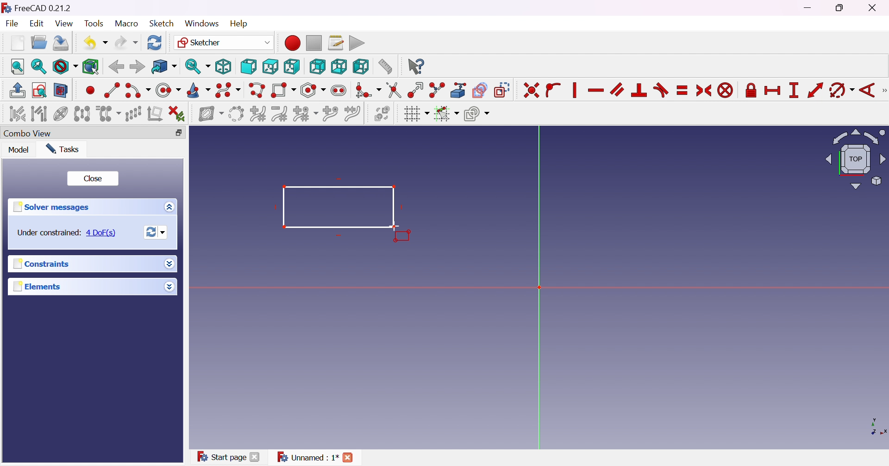  Describe the element at coordinates (239, 24) in the screenshot. I see `Help` at that location.